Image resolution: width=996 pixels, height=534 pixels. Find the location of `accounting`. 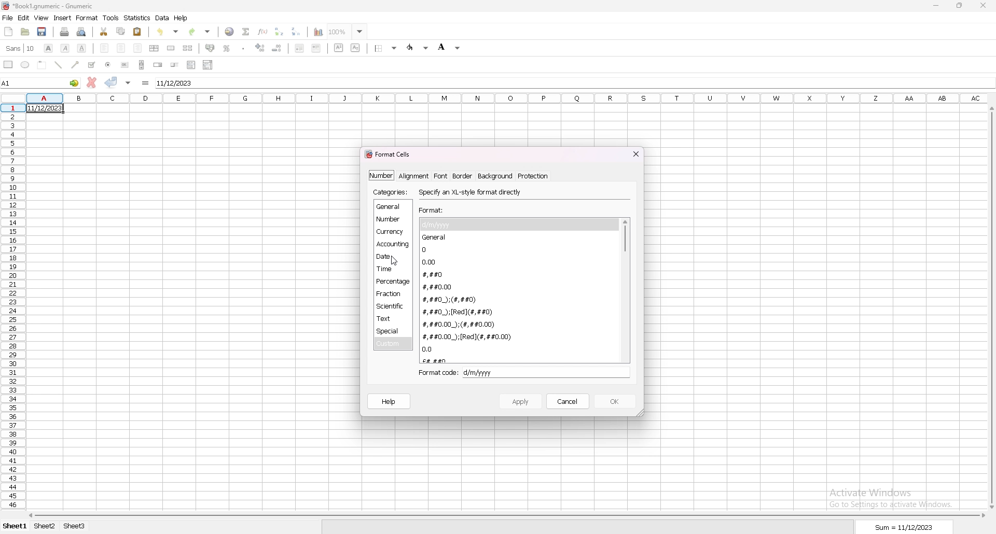

accounting is located at coordinates (393, 244).